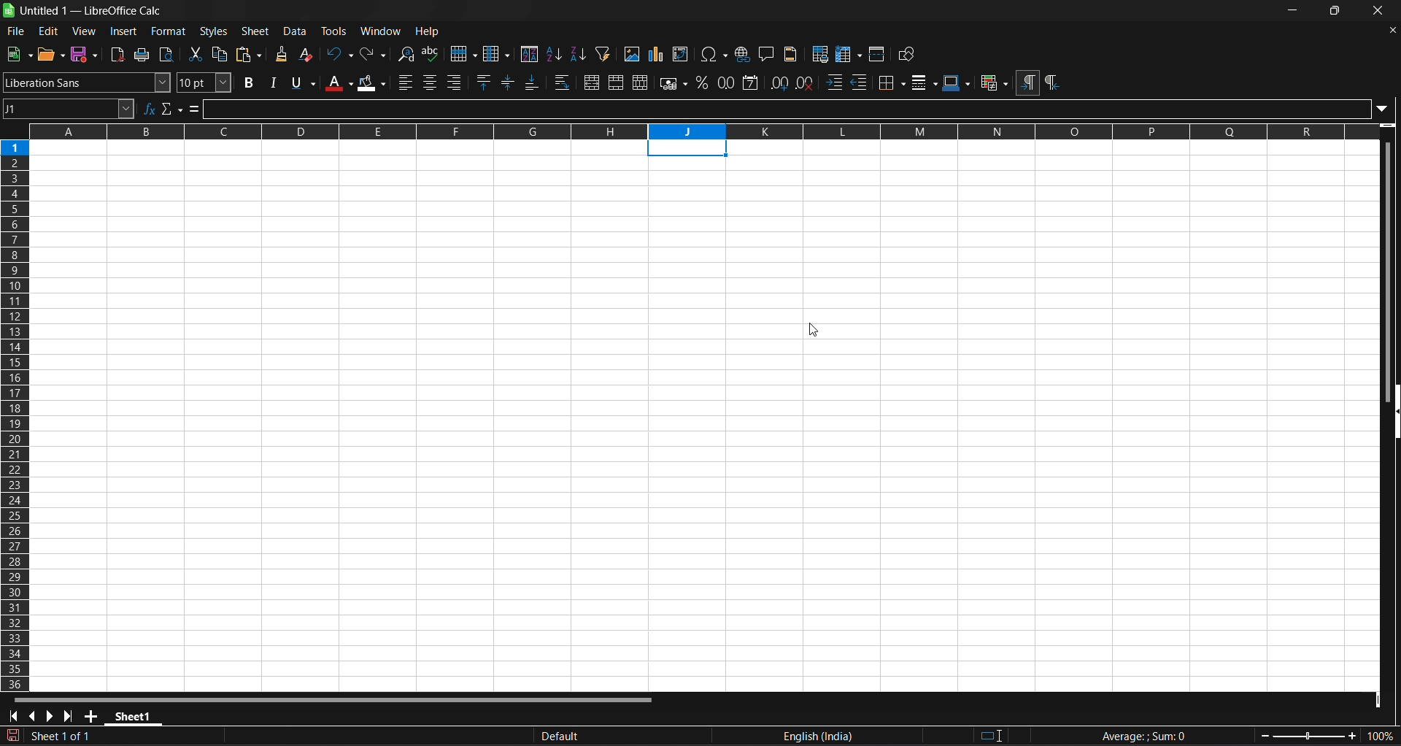 This screenshot has height=746, width=1401. What do you see at coordinates (554, 53) in the screenshot?
I see `sort ascending` at bounding box center [554, 53].